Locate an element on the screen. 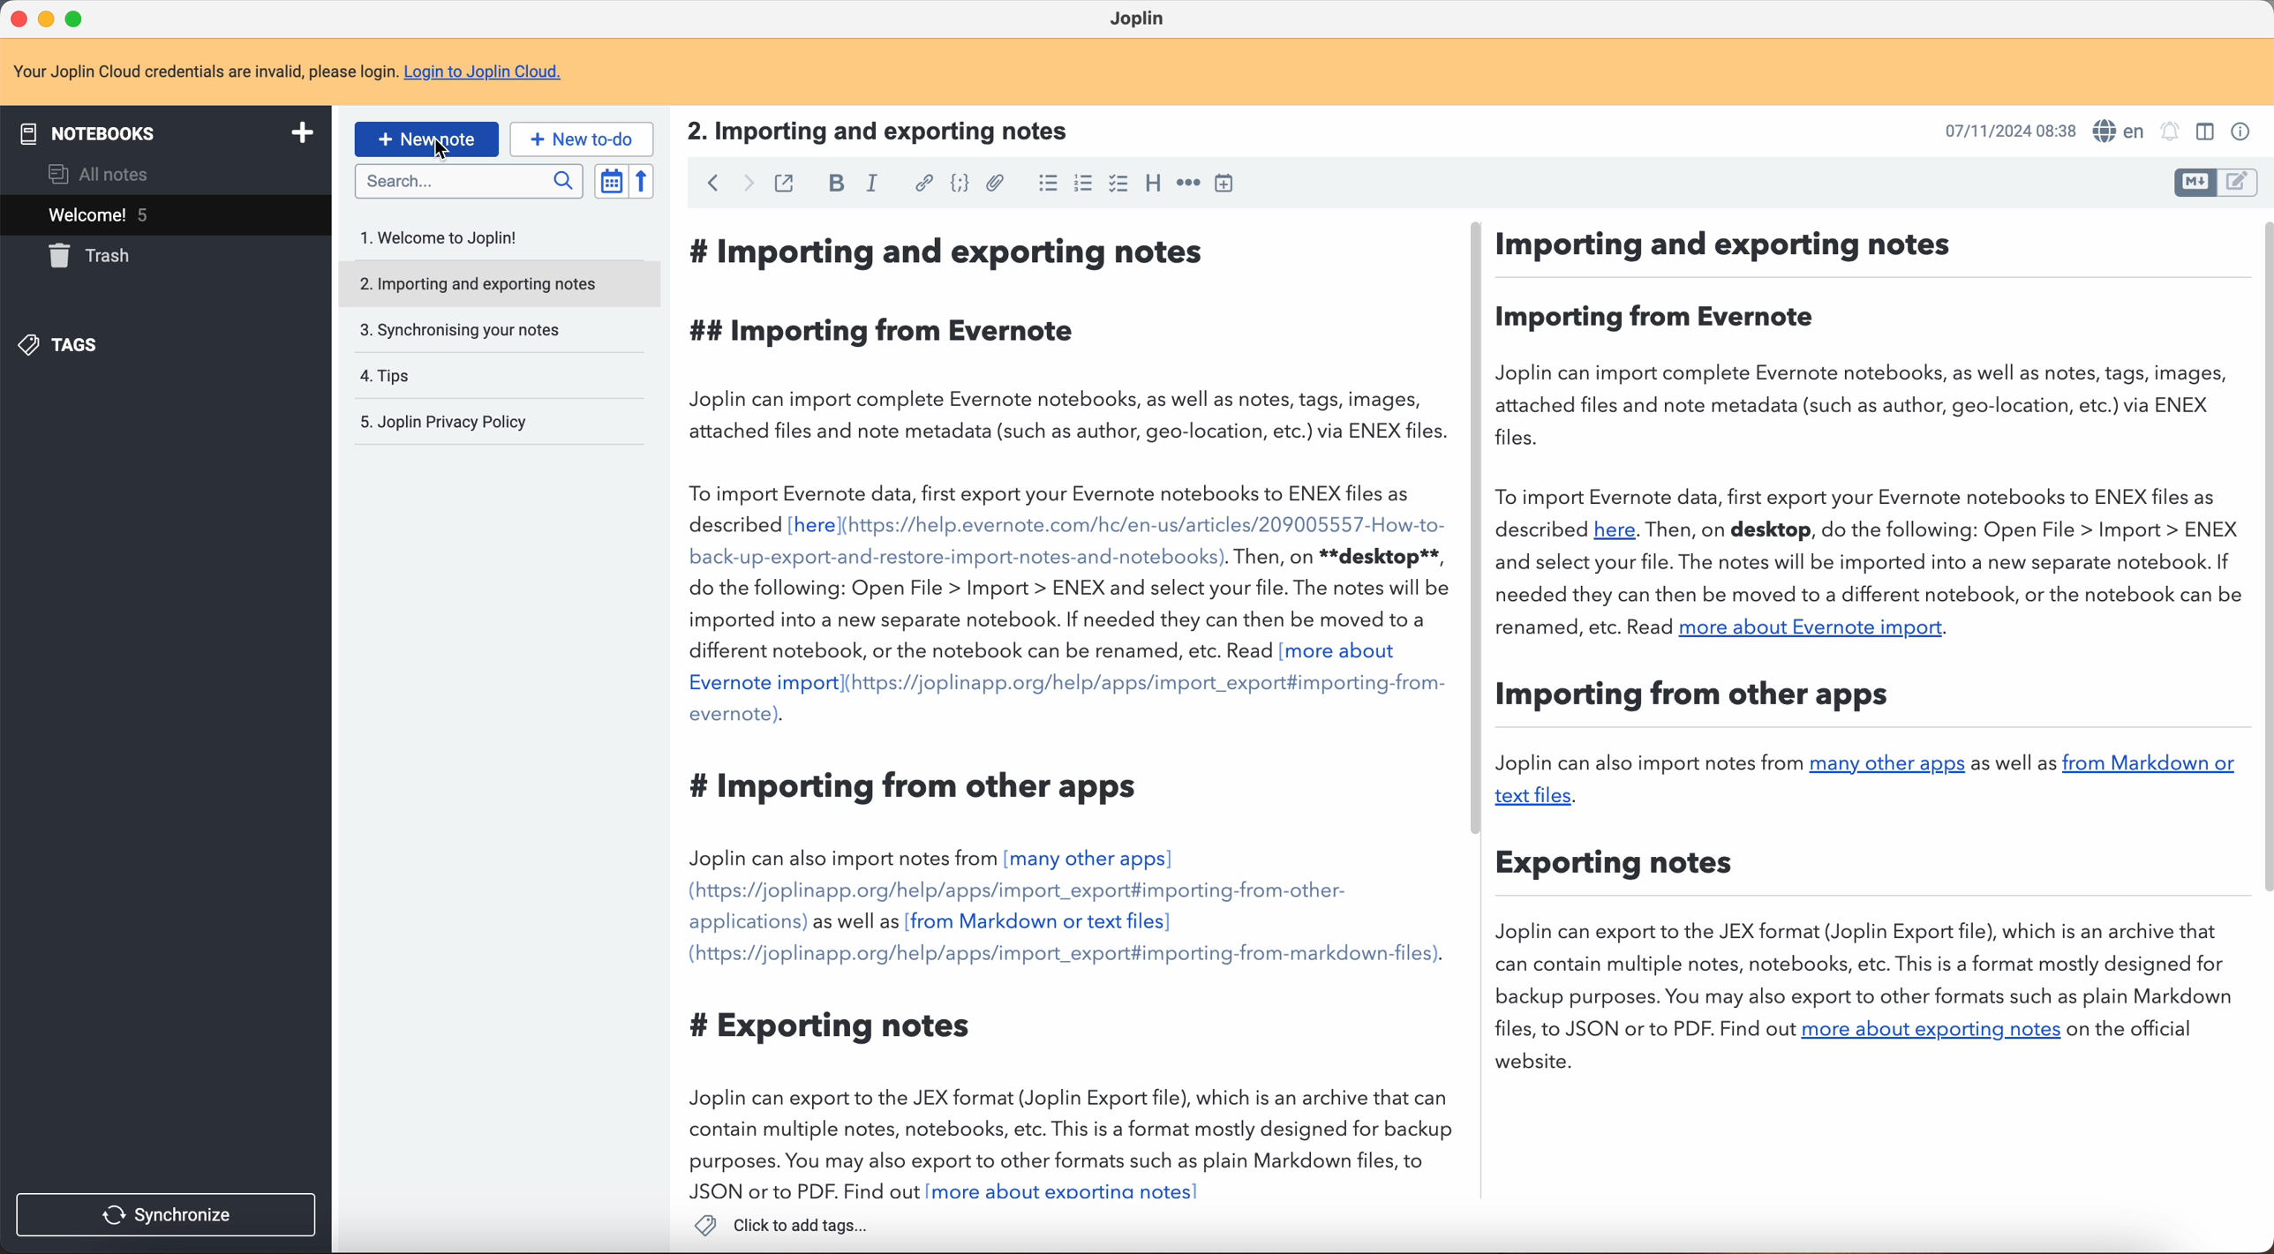 This screenshot has height=1254, width=2274. tips is located at coordinates (392, 378).